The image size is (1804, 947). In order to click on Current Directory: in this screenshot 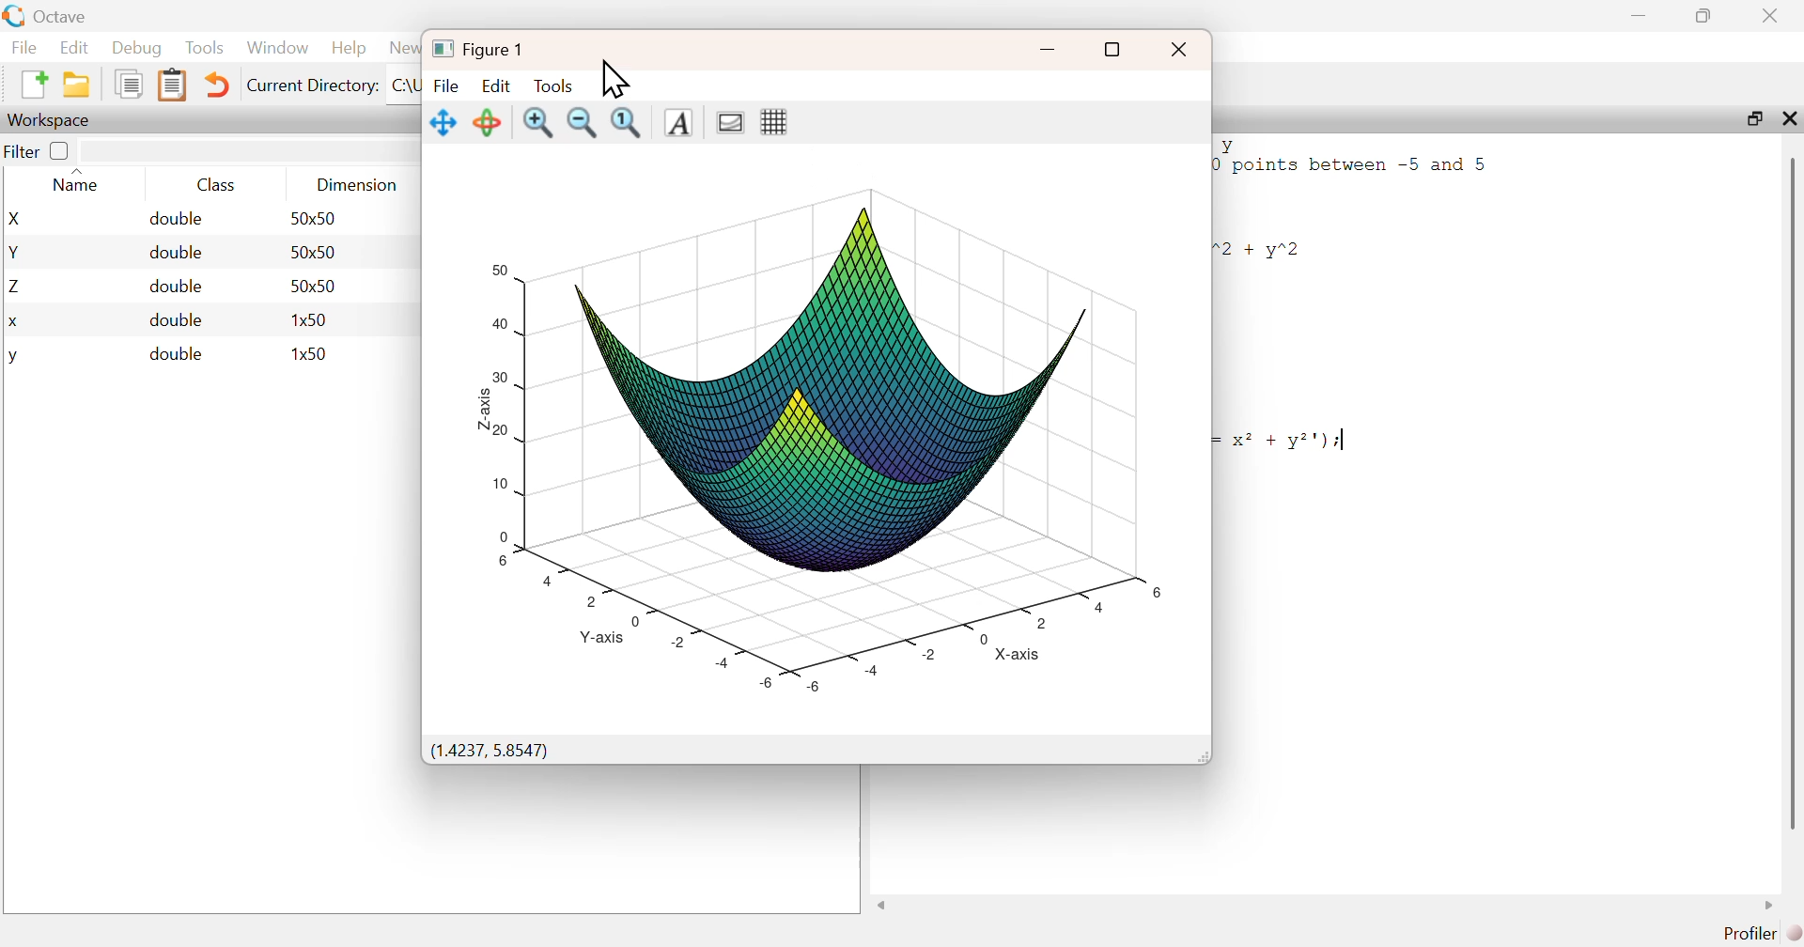, I will do `click(314, 85)`.